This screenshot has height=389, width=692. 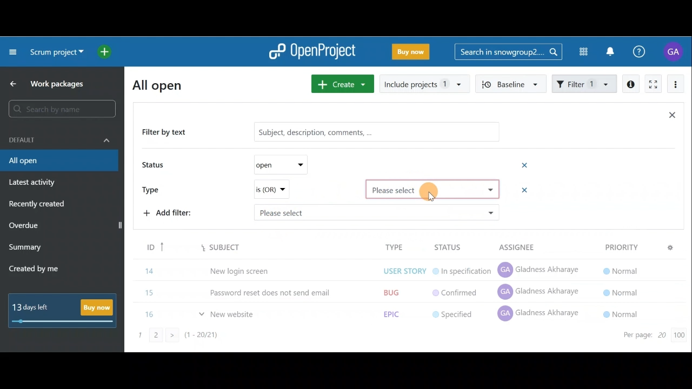 I want to click on Notification center, so click(x=611, y=50).